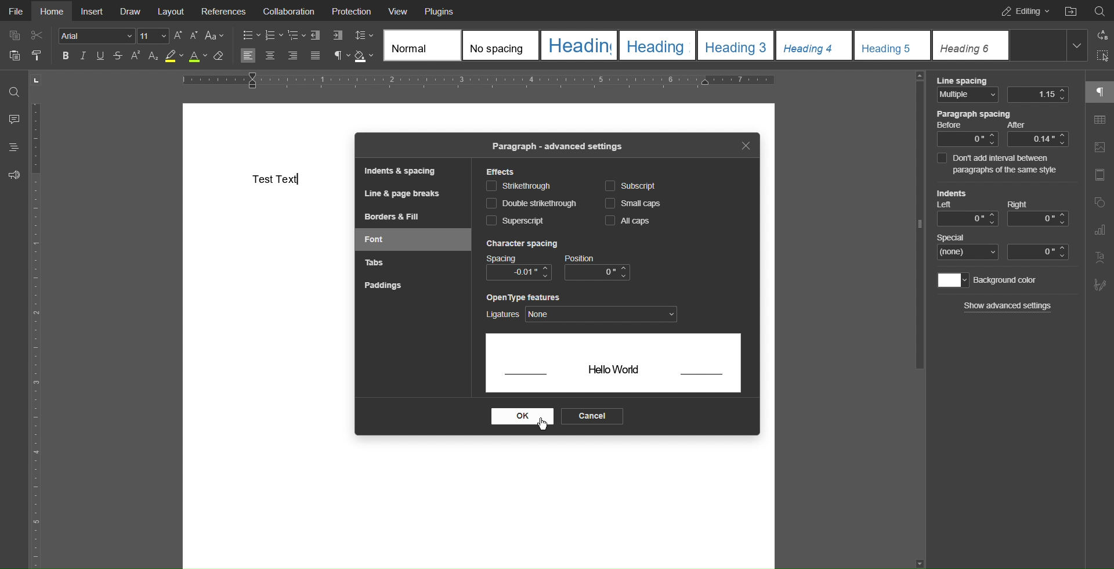 This screenshot has height=569, width=1114. What do you see at coordinates (502, 172) in the screenshot?
I see `Effects` at bounding box center [502, 172].